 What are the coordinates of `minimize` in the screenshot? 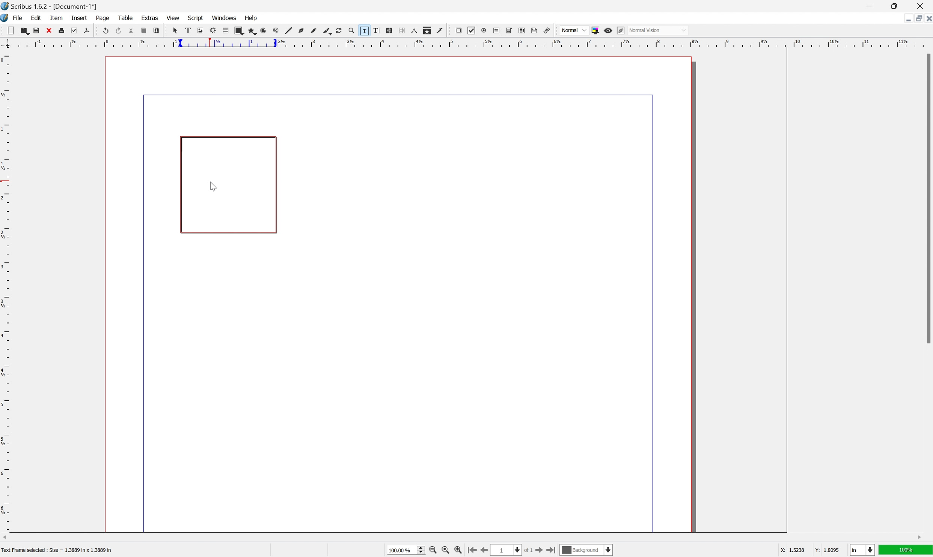 It's located at (904, 18).